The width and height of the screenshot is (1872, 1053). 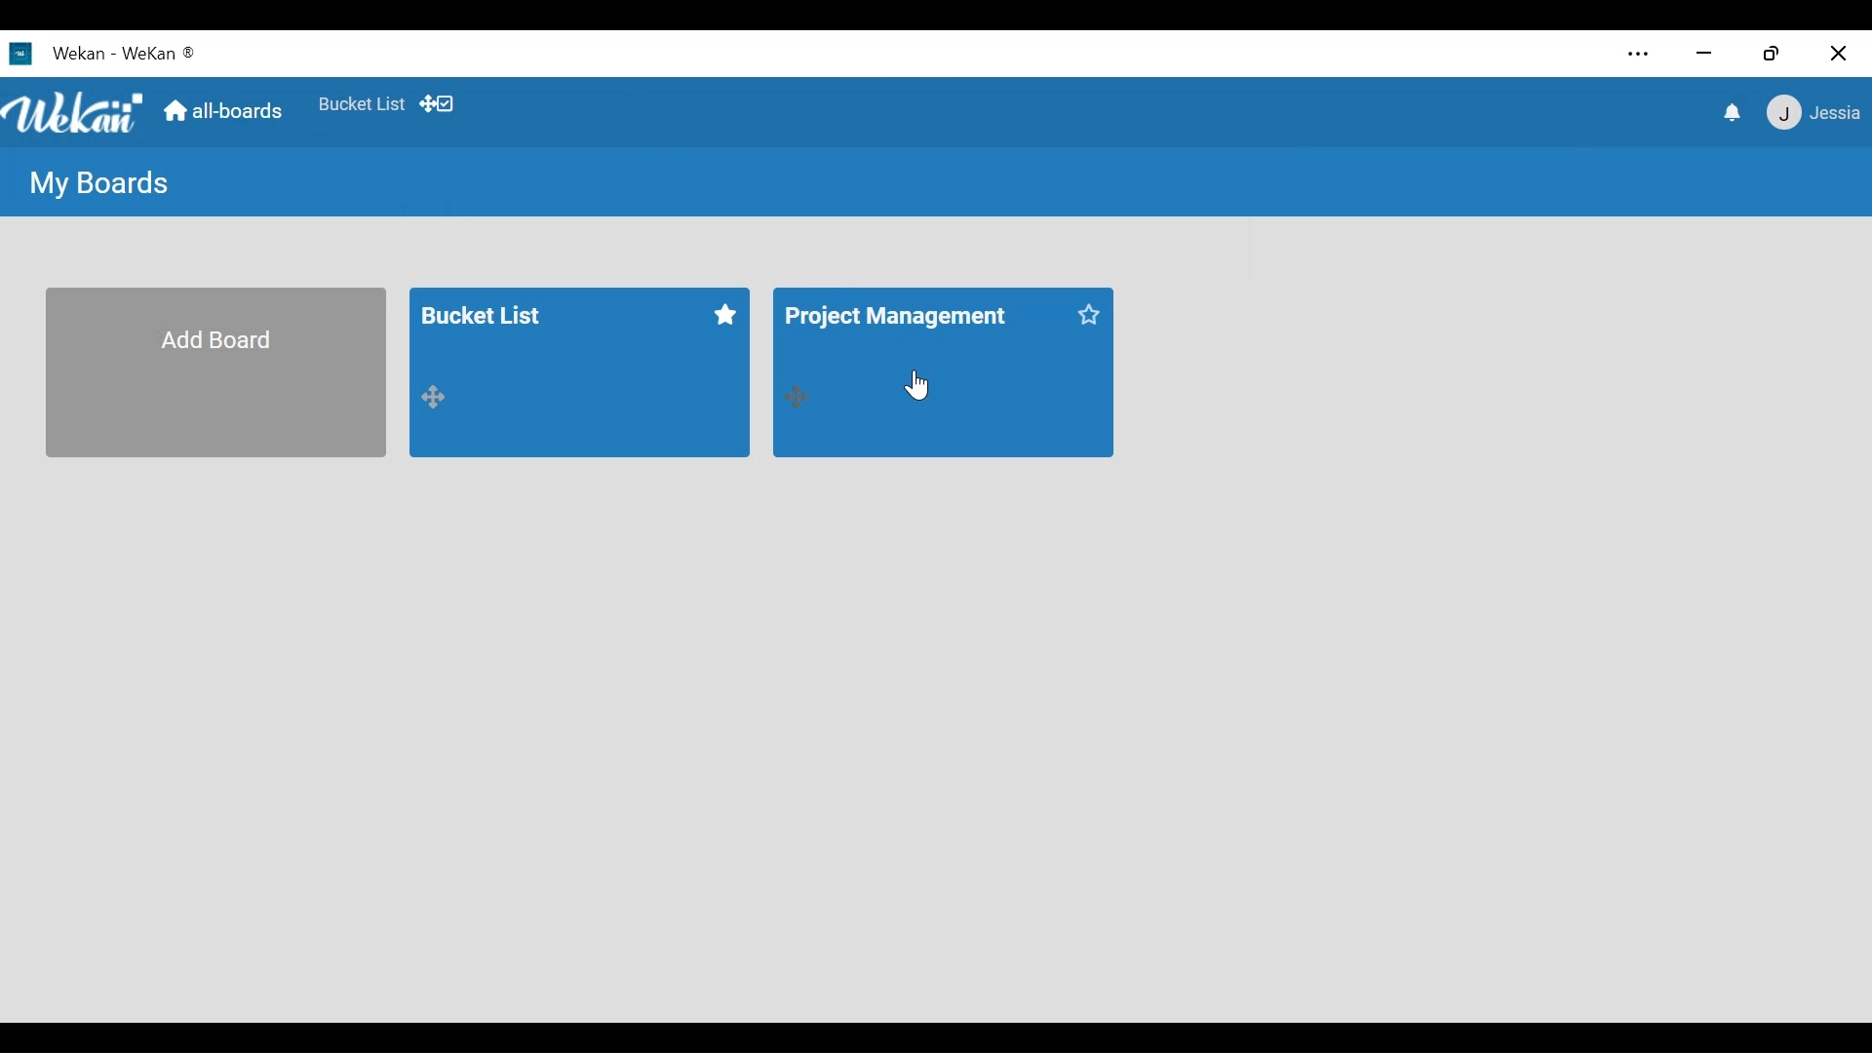 I want to click on Favorites, so click(x=360, y=103).